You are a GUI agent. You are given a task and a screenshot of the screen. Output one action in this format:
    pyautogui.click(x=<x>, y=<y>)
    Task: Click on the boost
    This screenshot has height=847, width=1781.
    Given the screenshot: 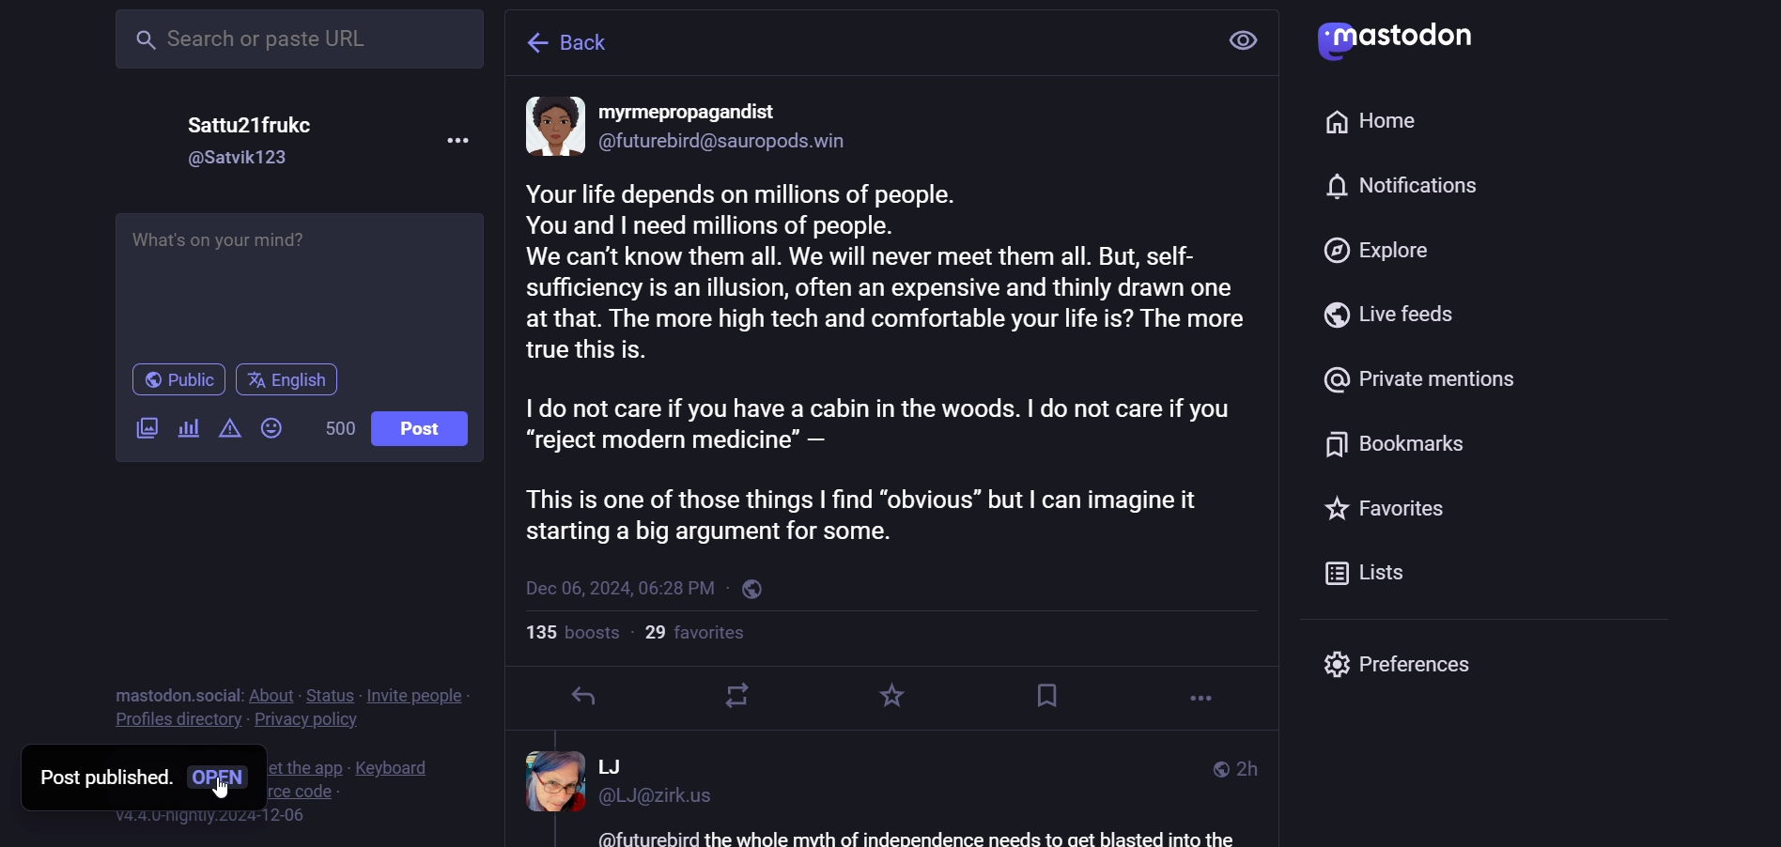 What is the action you would take?
    pyautogui.click(x=735, y=697)
    